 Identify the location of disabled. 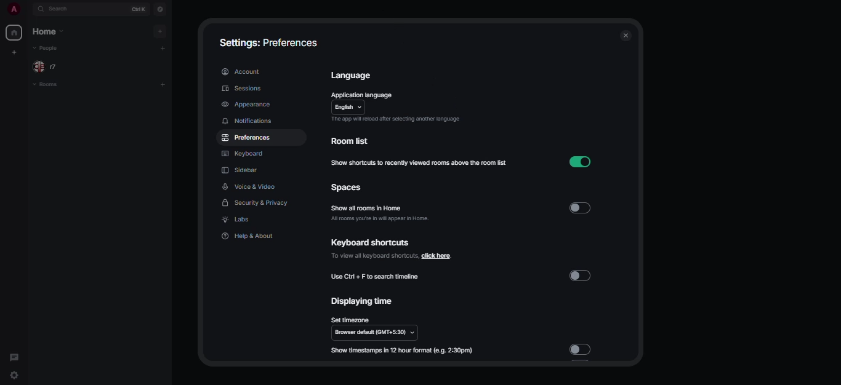
(582, 275).